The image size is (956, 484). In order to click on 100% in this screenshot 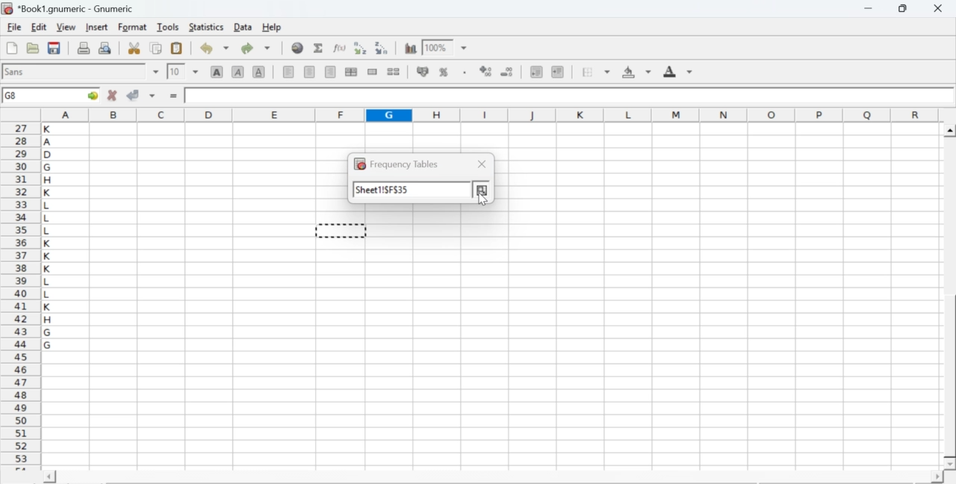, I will do `click(435, 47)`.